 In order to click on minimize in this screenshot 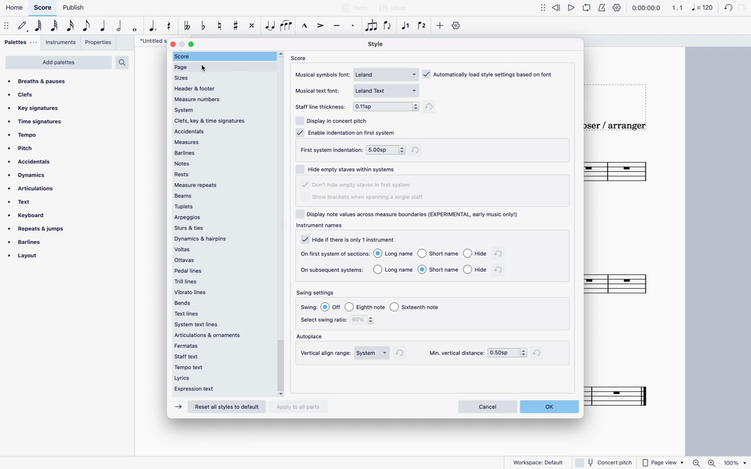, I will do `click(183, 44)`.